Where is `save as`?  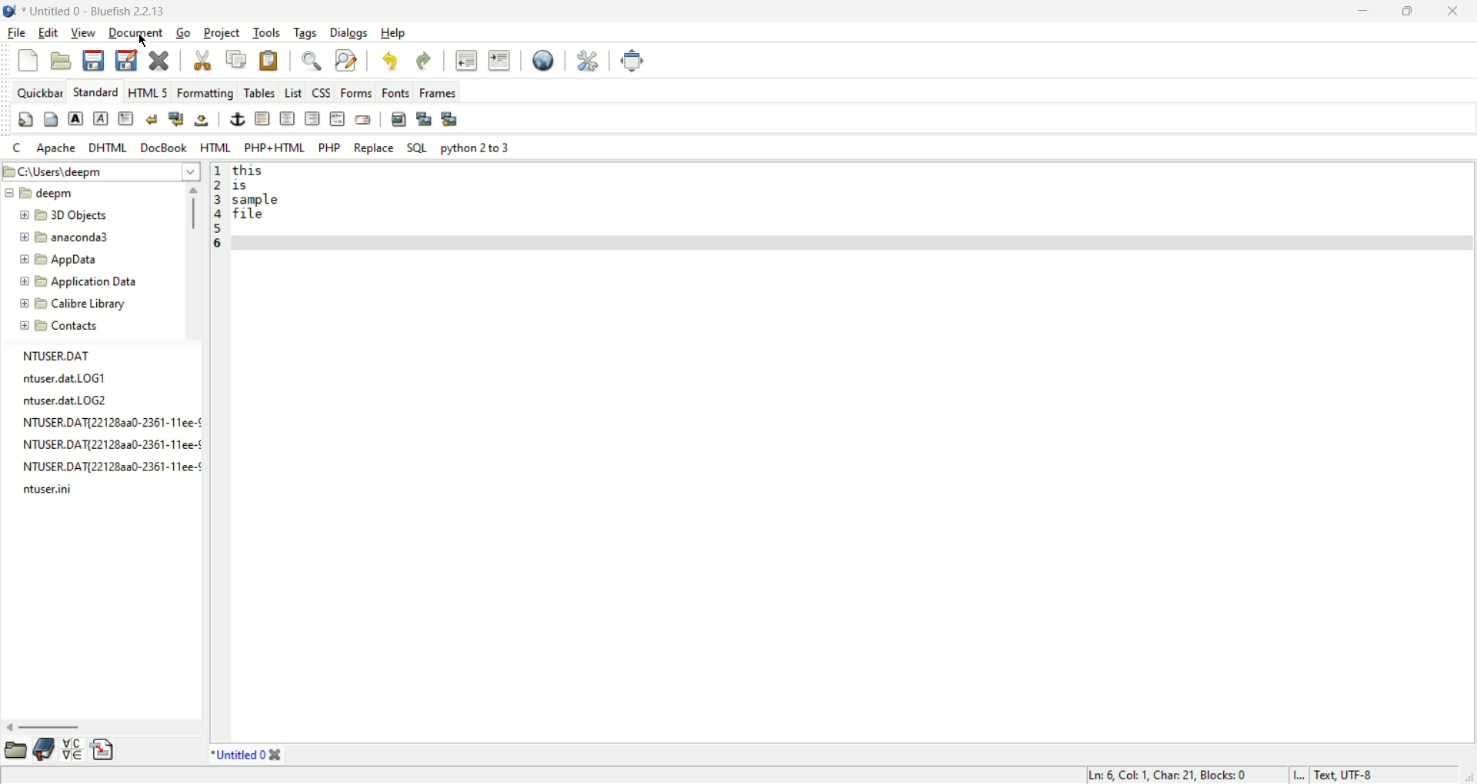 save as is located at coordinates (126, 59).